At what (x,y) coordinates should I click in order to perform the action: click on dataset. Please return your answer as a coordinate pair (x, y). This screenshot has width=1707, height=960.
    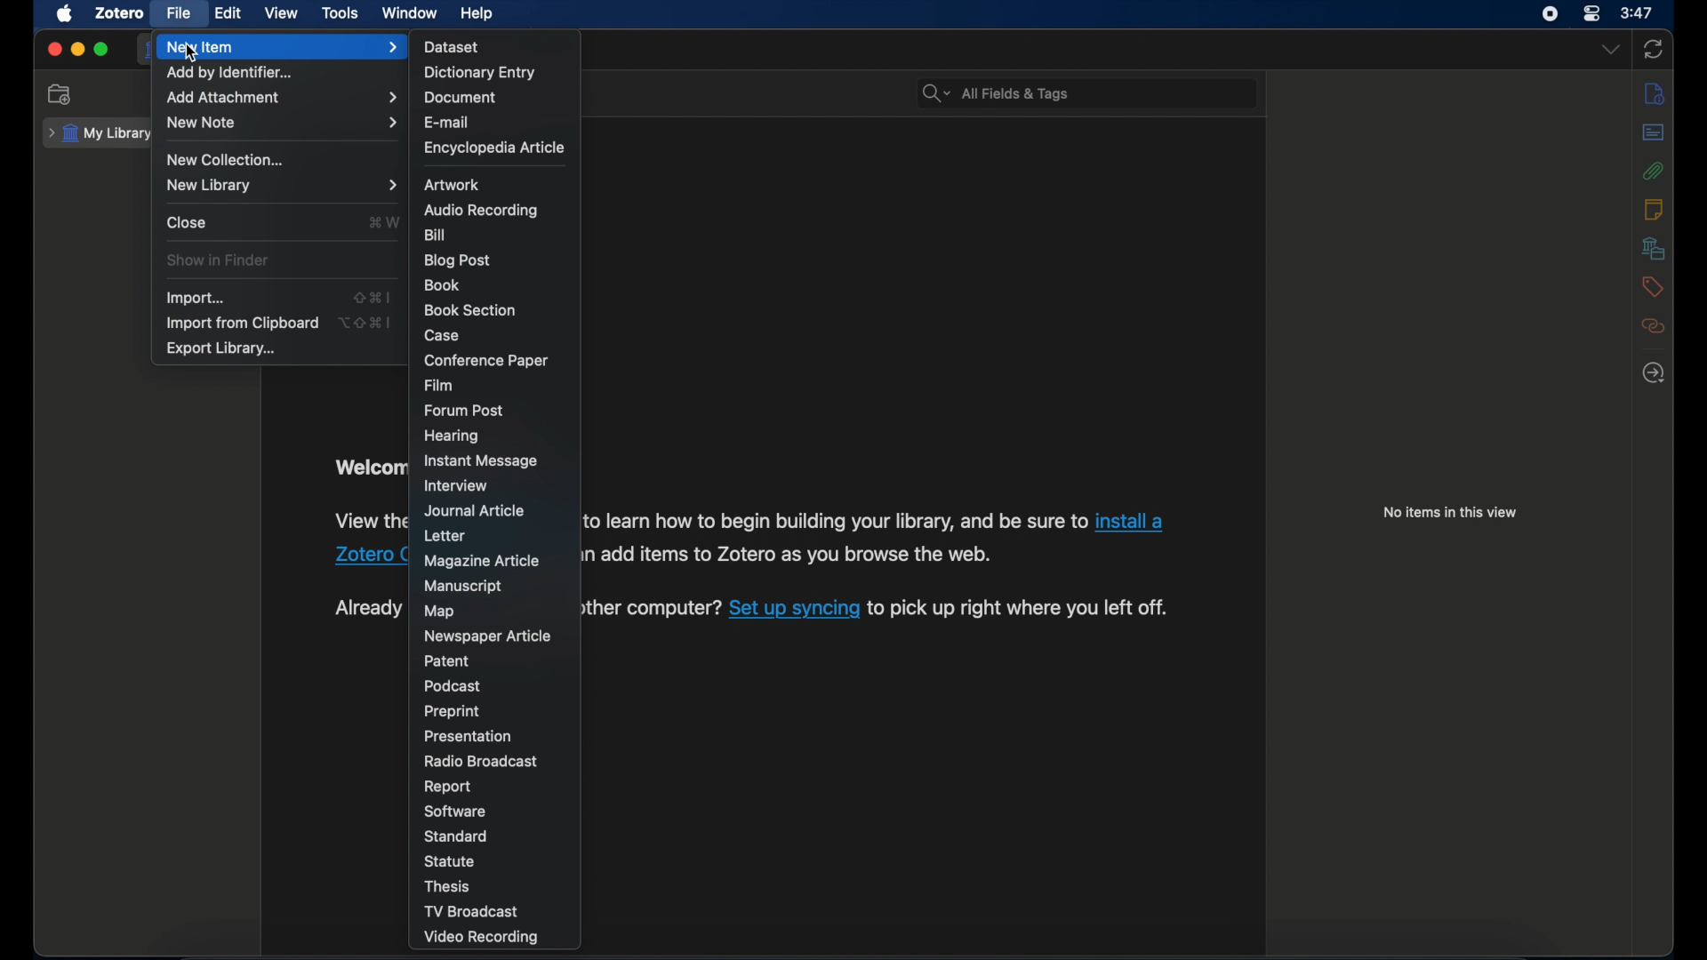
    Looking at the image, I should click on (453, 46).